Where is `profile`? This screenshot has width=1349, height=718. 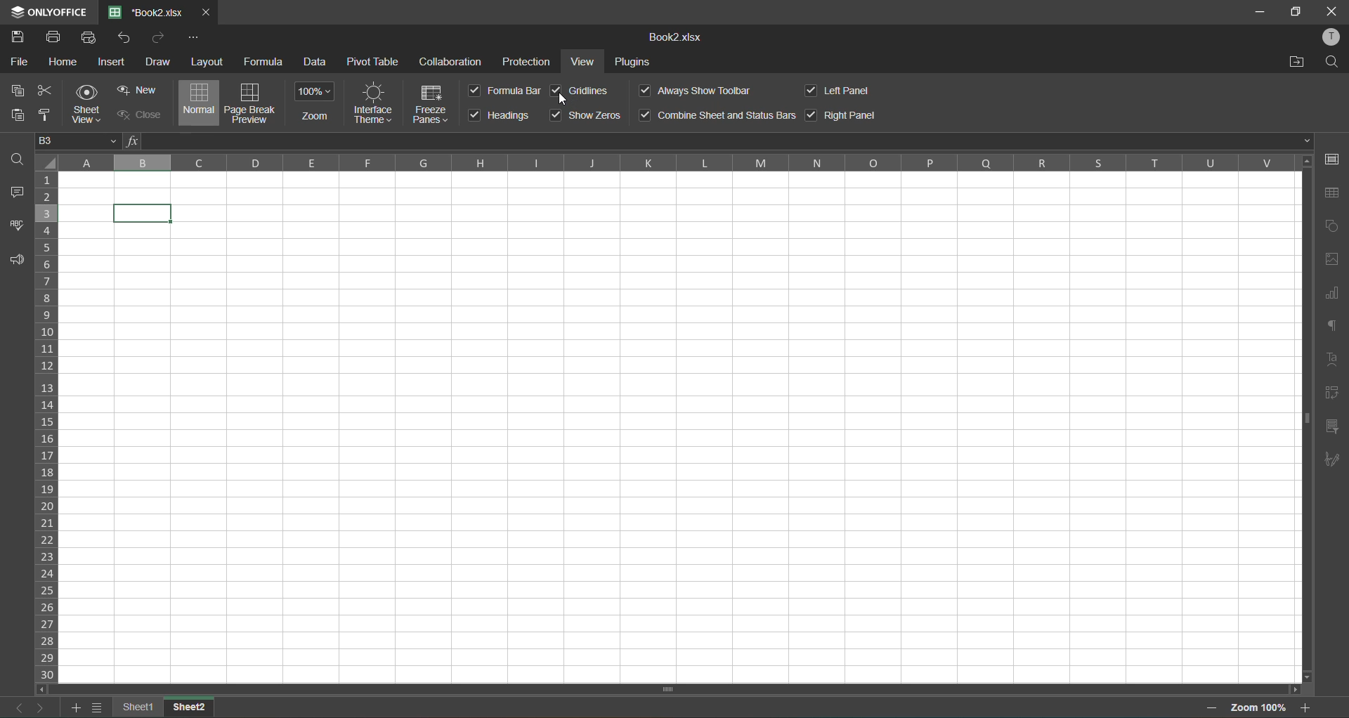 profile is located at coordinates (1331, 37).